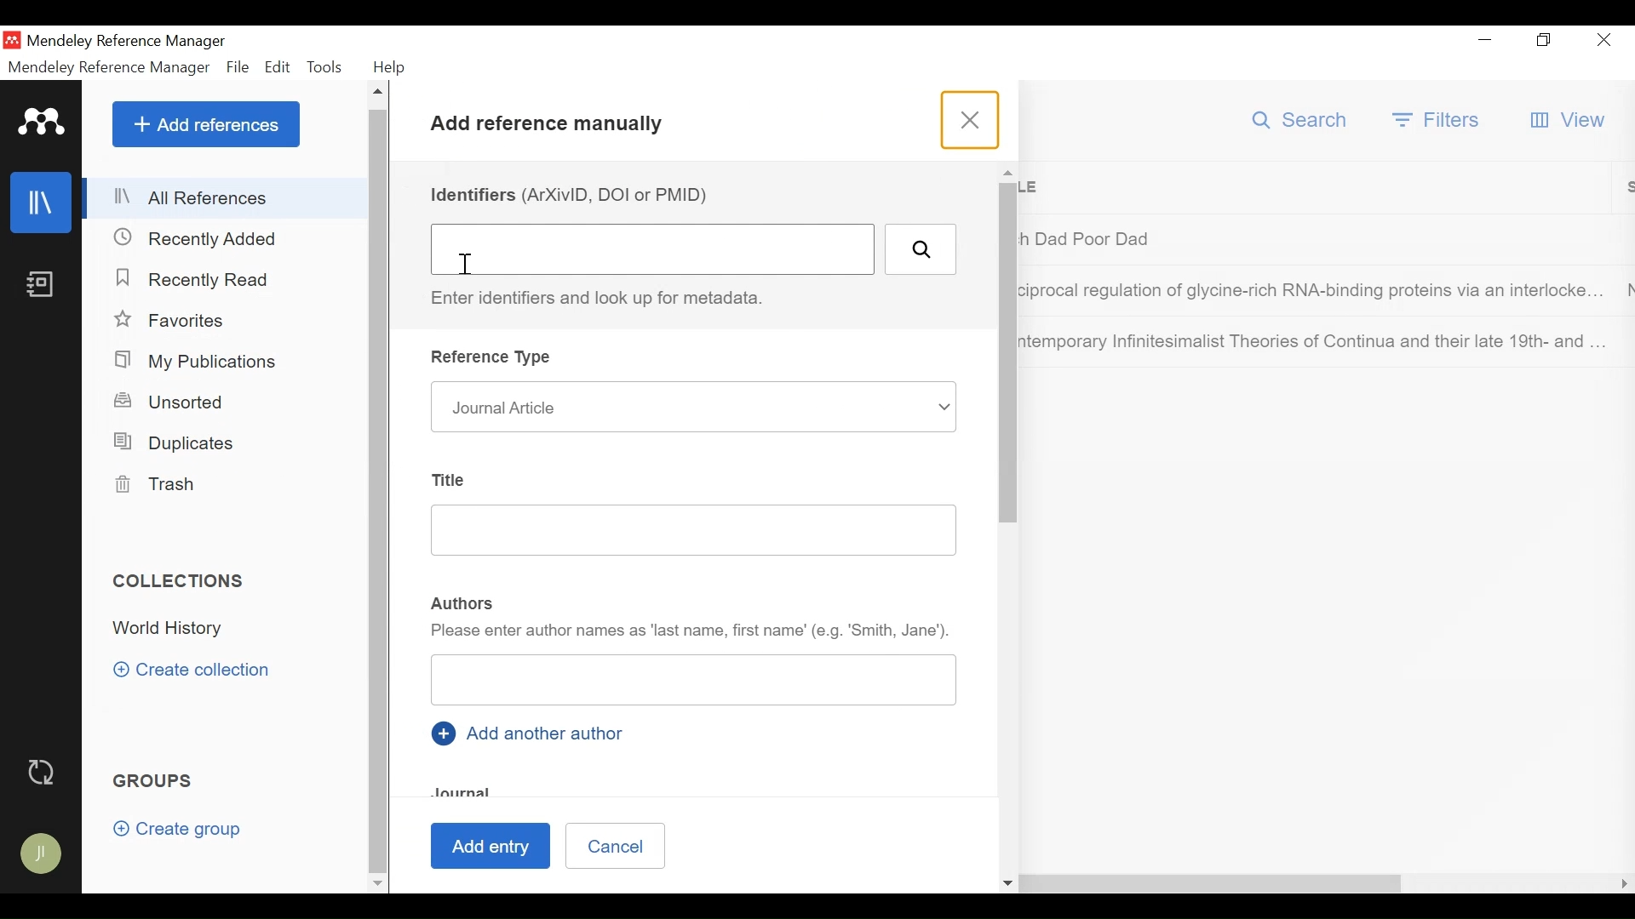 The image size is (1635, 919). Describe the element at coordinates (177, 830) in the screenshot. I see `Create group` at that location.